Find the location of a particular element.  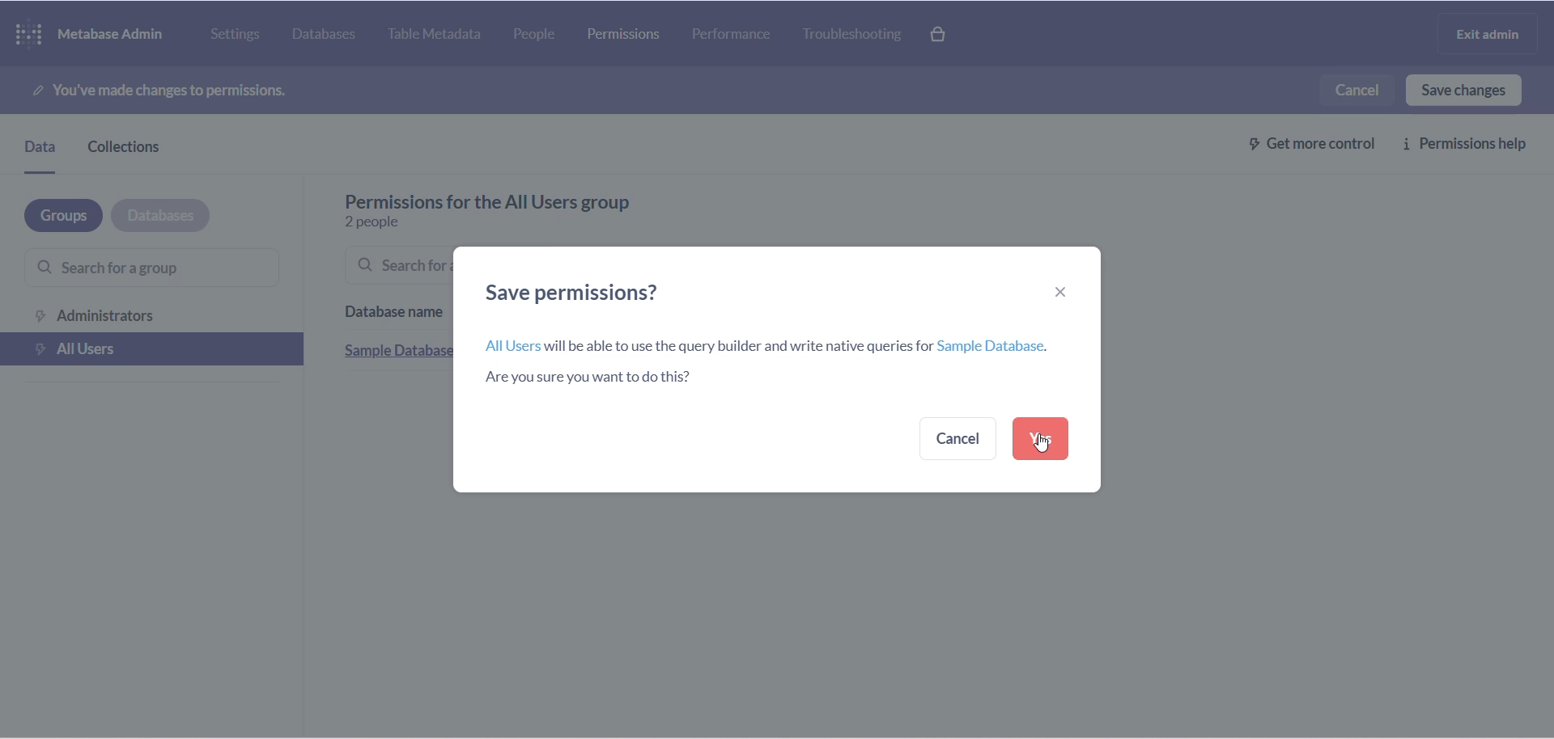

yes is located at coordinates (1040, 439).